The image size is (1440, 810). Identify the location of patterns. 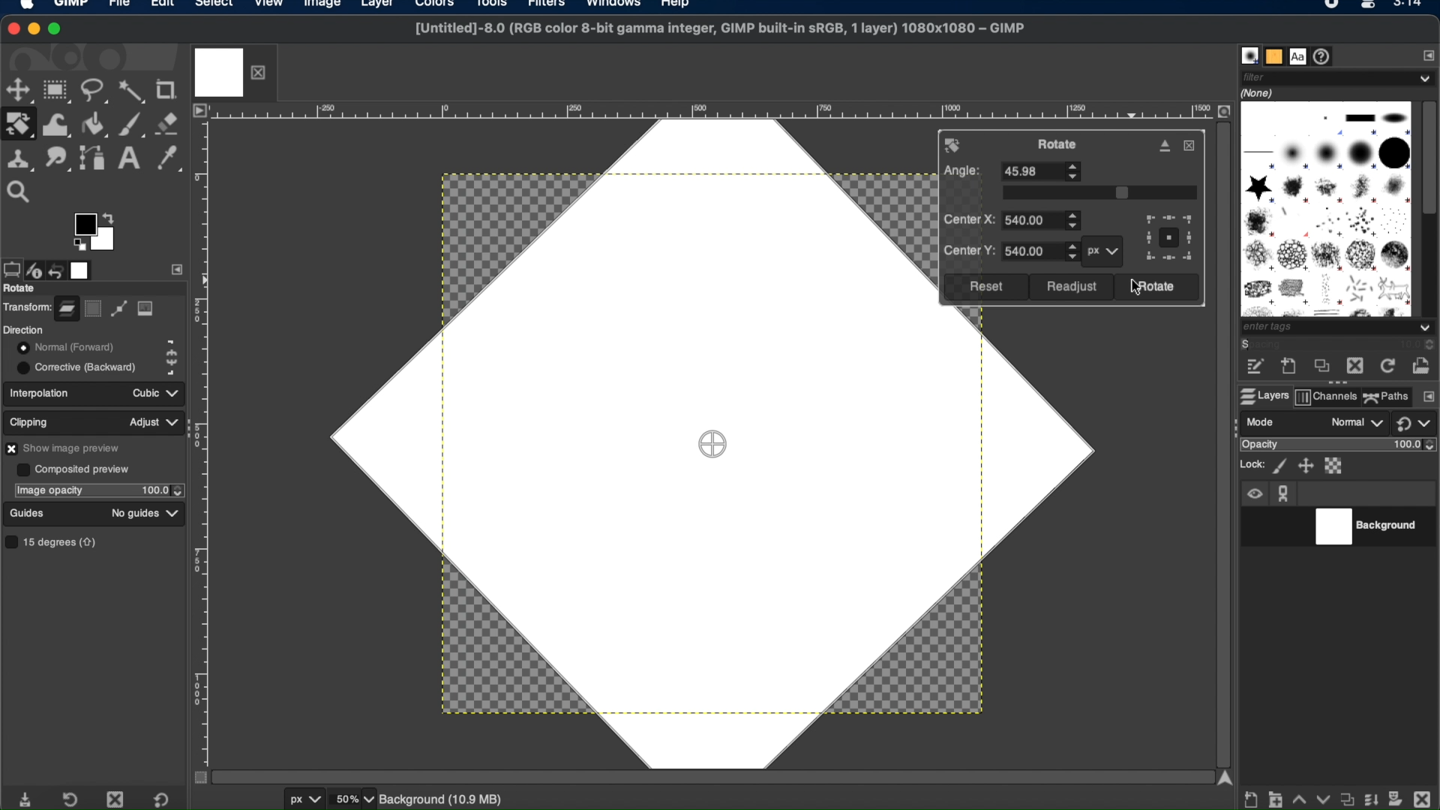
(1273, 55).